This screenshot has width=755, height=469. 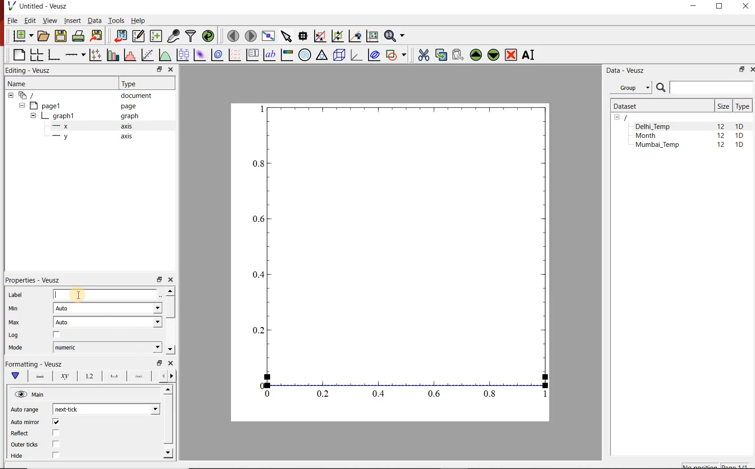 I want to click on image color bar, so click(x=287, y=55).